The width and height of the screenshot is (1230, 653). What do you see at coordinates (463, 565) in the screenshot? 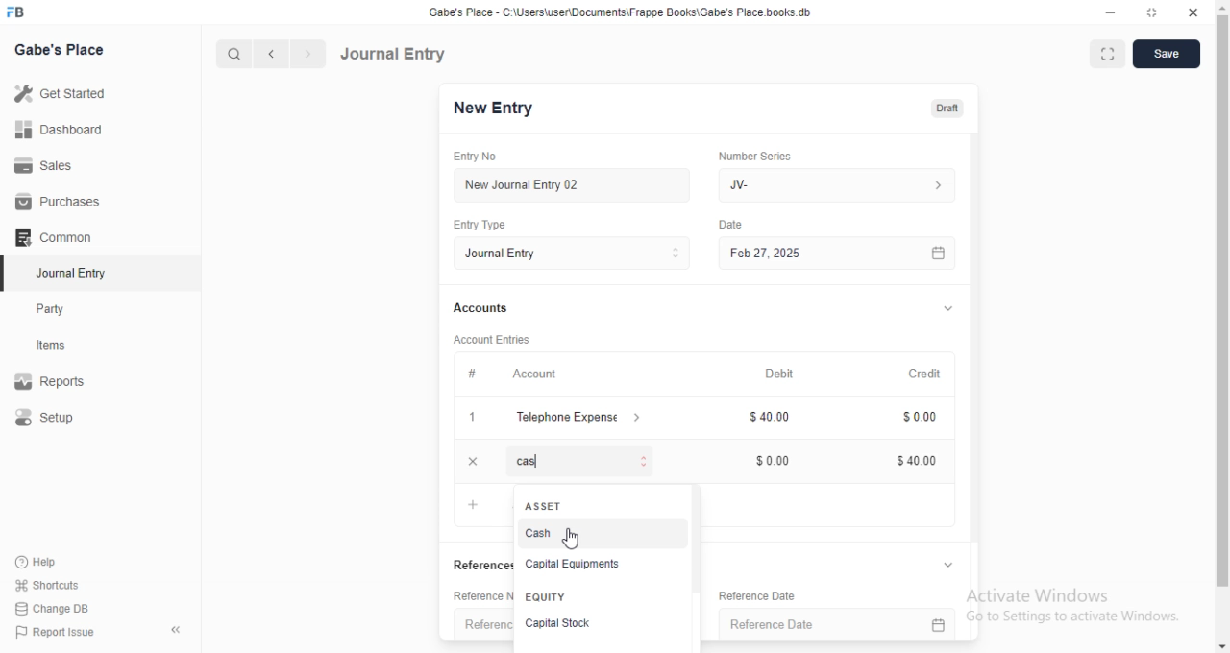
I see `References` at bounding box center [463, 565].